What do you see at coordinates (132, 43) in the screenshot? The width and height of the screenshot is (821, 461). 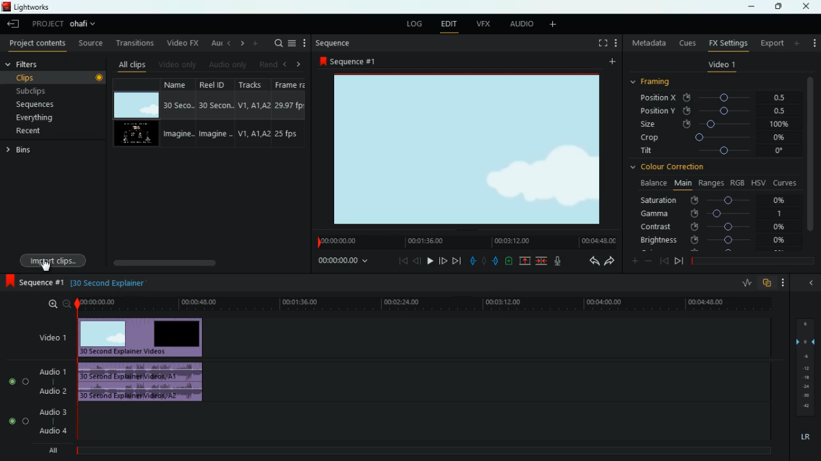 I see `transitions` at bounding box center [132, 43].